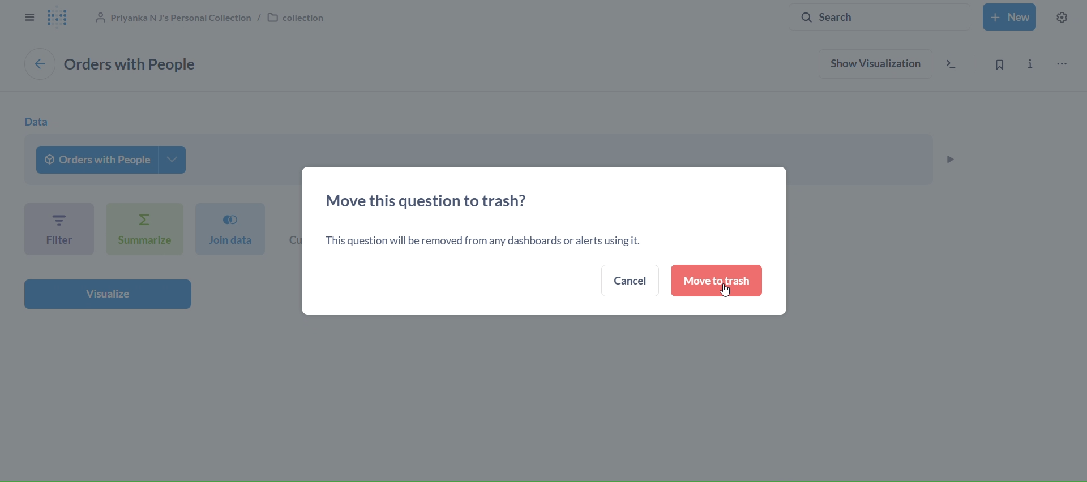 Image resolution: width=1087 pixels, height=482 pixels. What do you see at coordinates (107, 295) in the screenshot?
I see `visualize` at bounding box center [107, 295].